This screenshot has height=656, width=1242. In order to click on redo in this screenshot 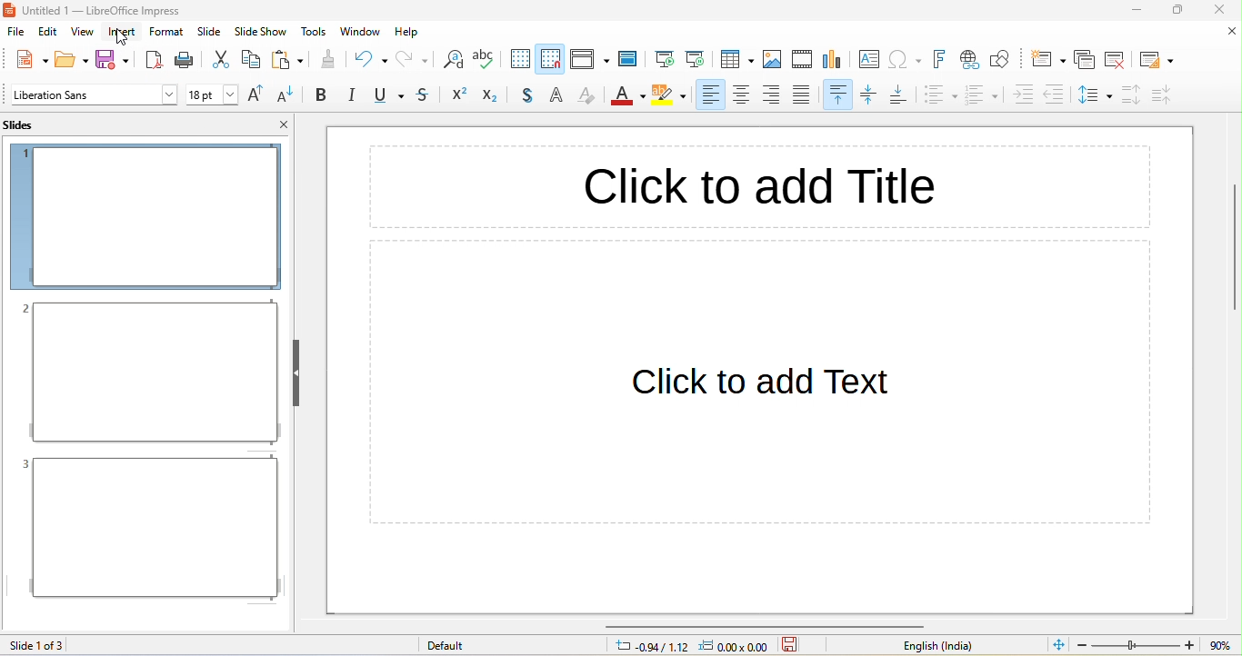, I will do `click(414, 59)`.